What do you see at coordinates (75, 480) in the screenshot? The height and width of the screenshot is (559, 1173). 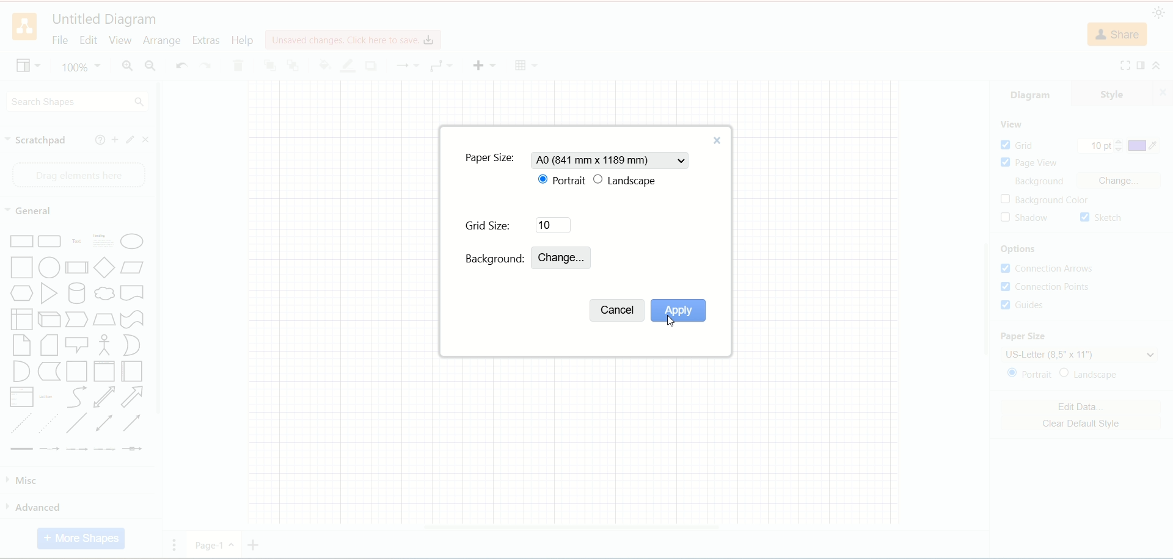 I see `misc` at bounding box center [75, 480].